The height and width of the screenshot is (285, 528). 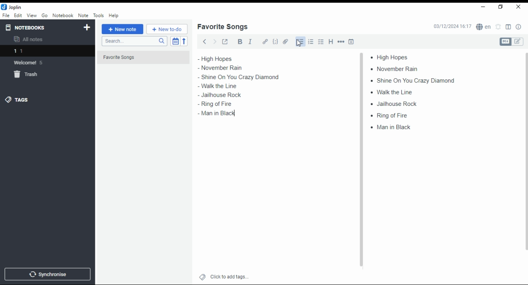 I want to click on shine on you crazy diamond, so click(x=410, y=80).